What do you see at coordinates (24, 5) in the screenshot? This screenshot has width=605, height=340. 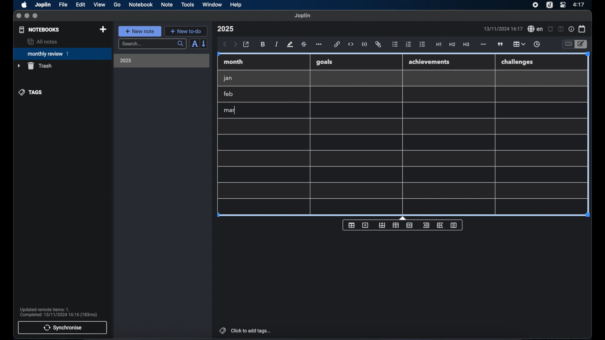 I see `apple icon` at bounding box center [24, 5].